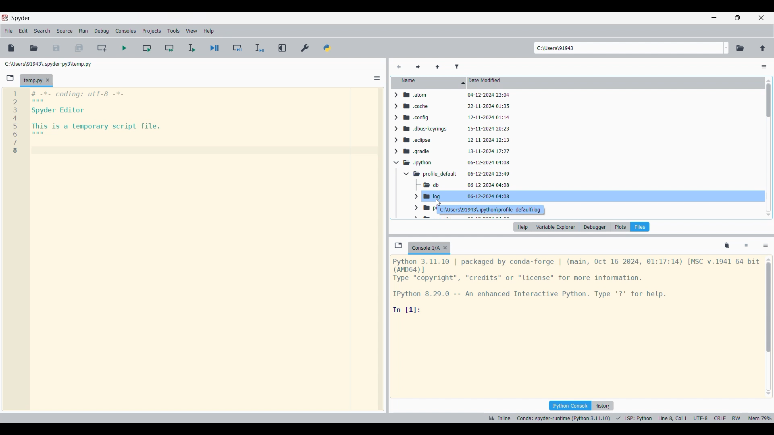 The width and height of the screenshot is (774, 435). Describe the element at coordinates (305, 48) in the screenshot. I see `Preferences` at that location.